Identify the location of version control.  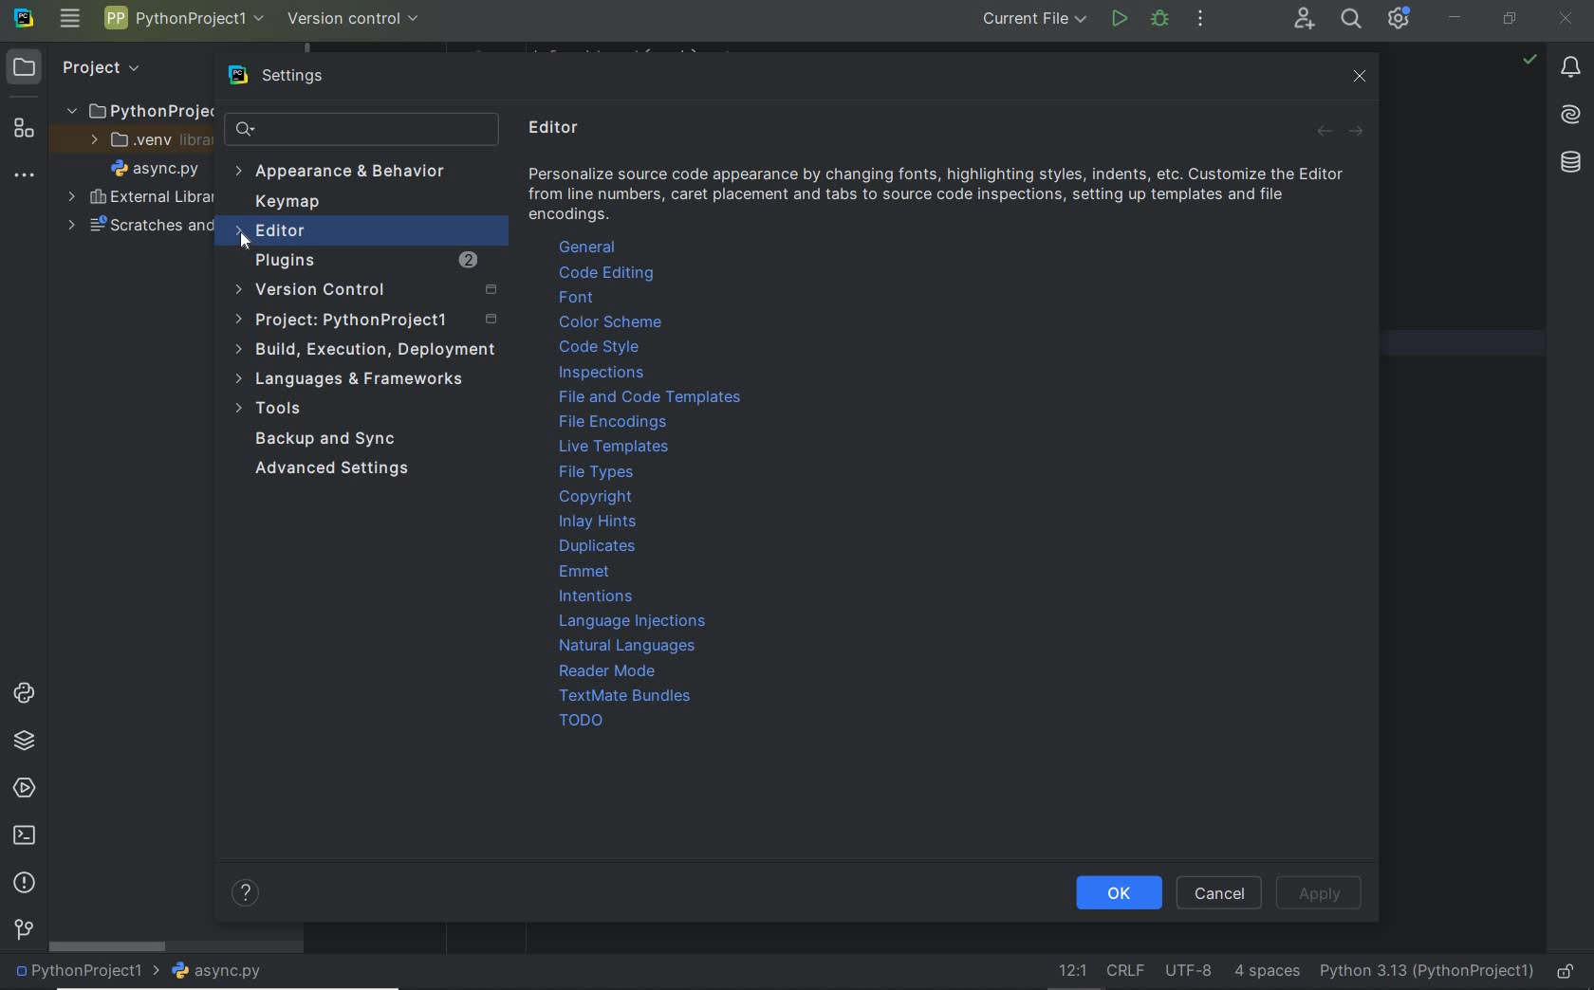
(23, 930).